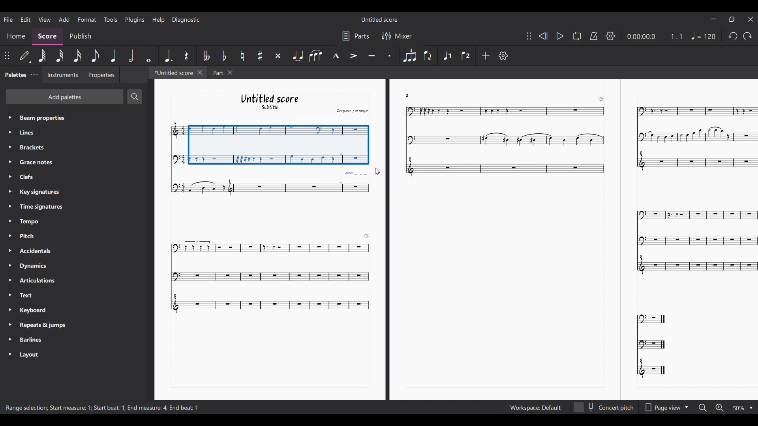 The height and width of the screenshot is (426, 758). I want to click on Toggle double flat, so click(206, 55).